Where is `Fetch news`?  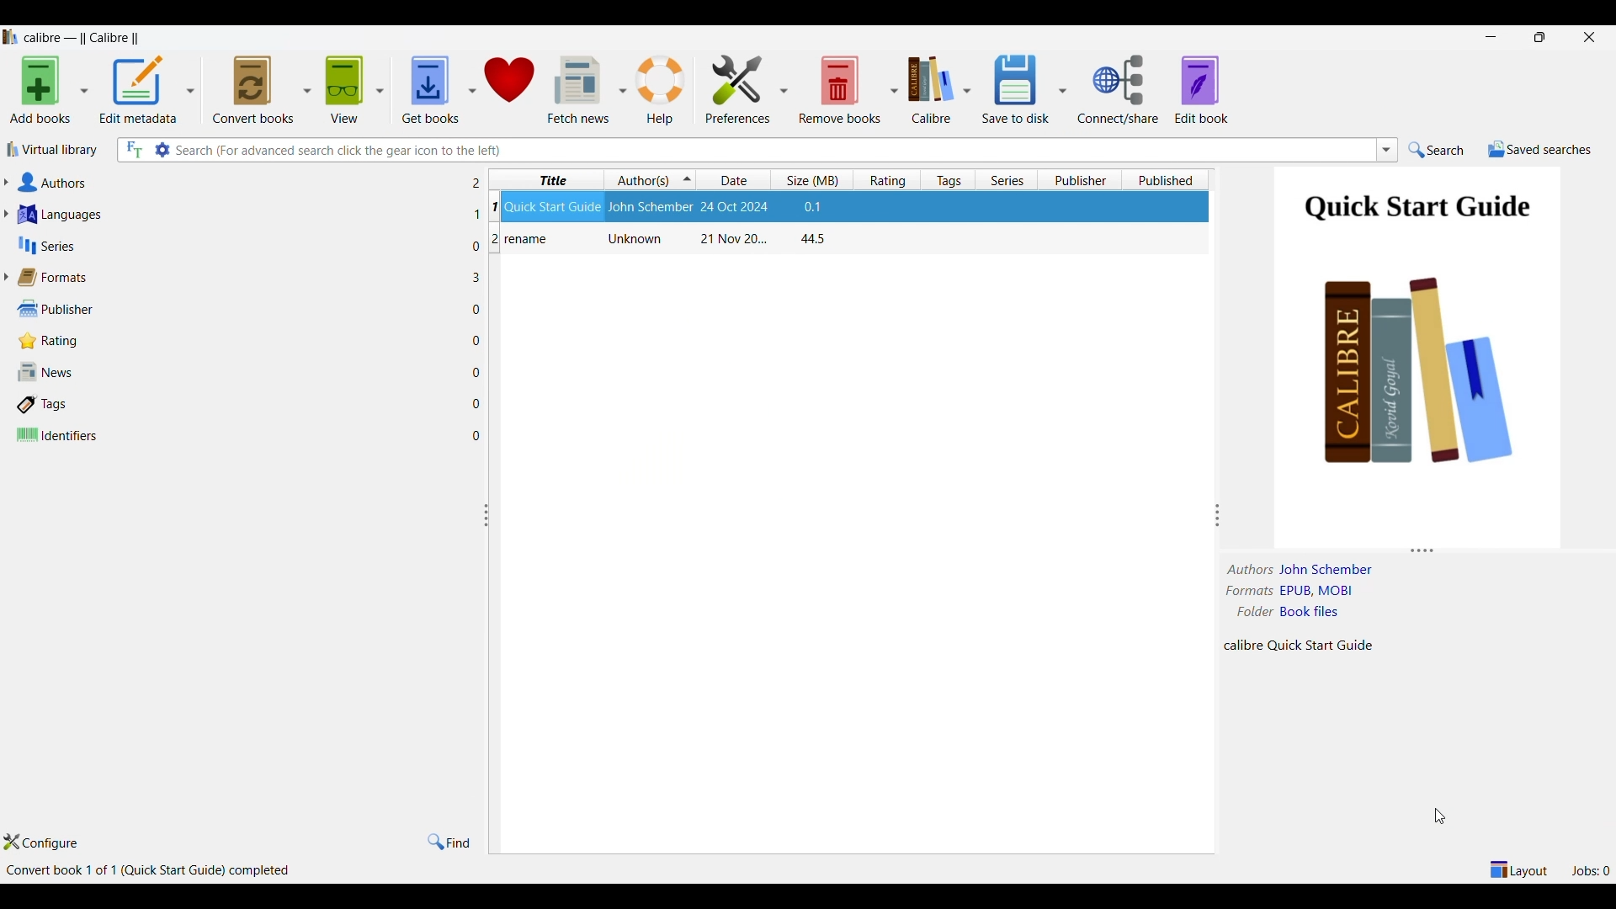 Fetch news is located at coordinates (578, 88).